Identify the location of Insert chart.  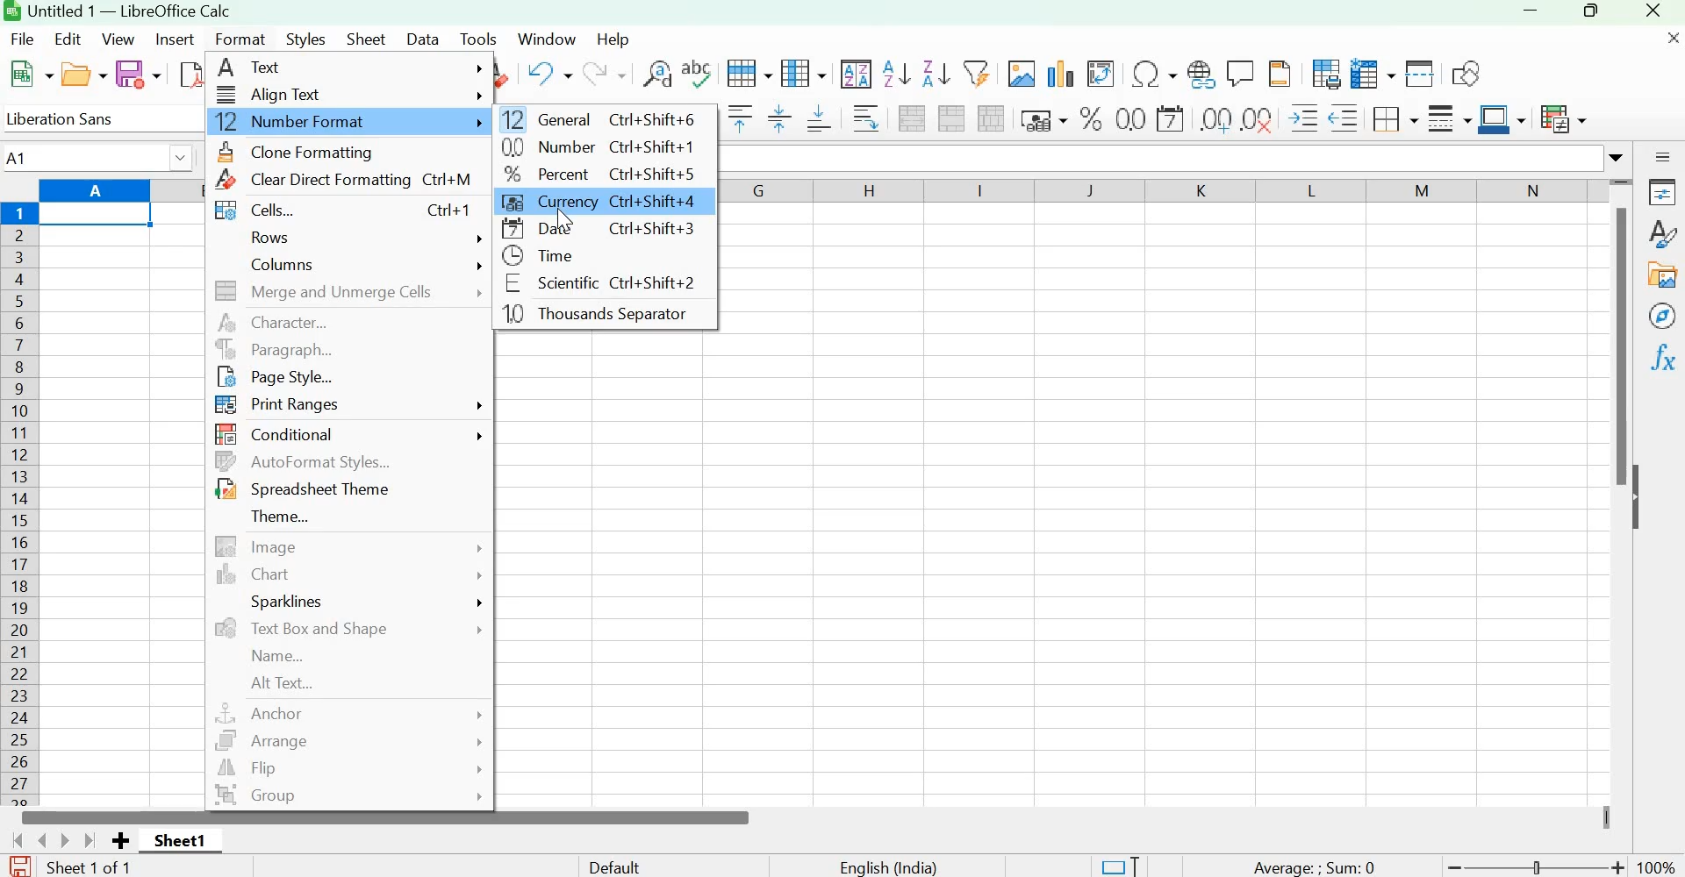
(1061, 73).